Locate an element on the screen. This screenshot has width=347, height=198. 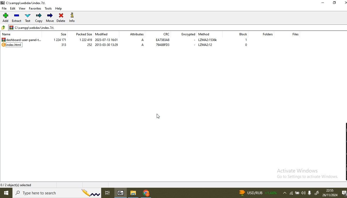
edit is located at coordinates (14, 9).